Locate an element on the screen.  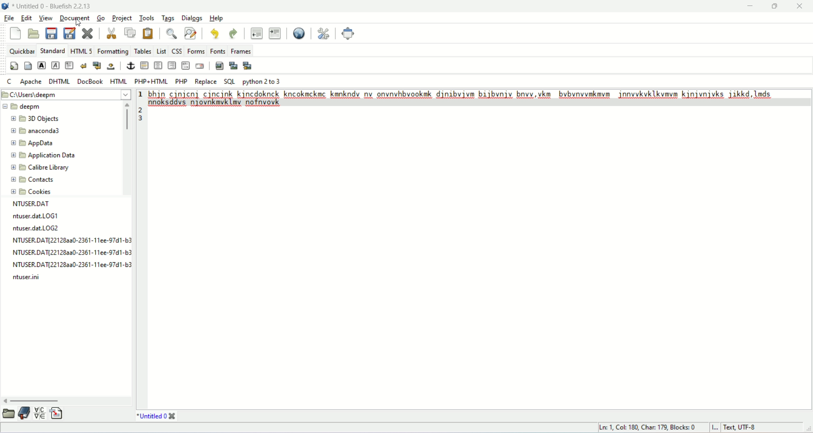
show find bar is located at coordinates (171, 33).